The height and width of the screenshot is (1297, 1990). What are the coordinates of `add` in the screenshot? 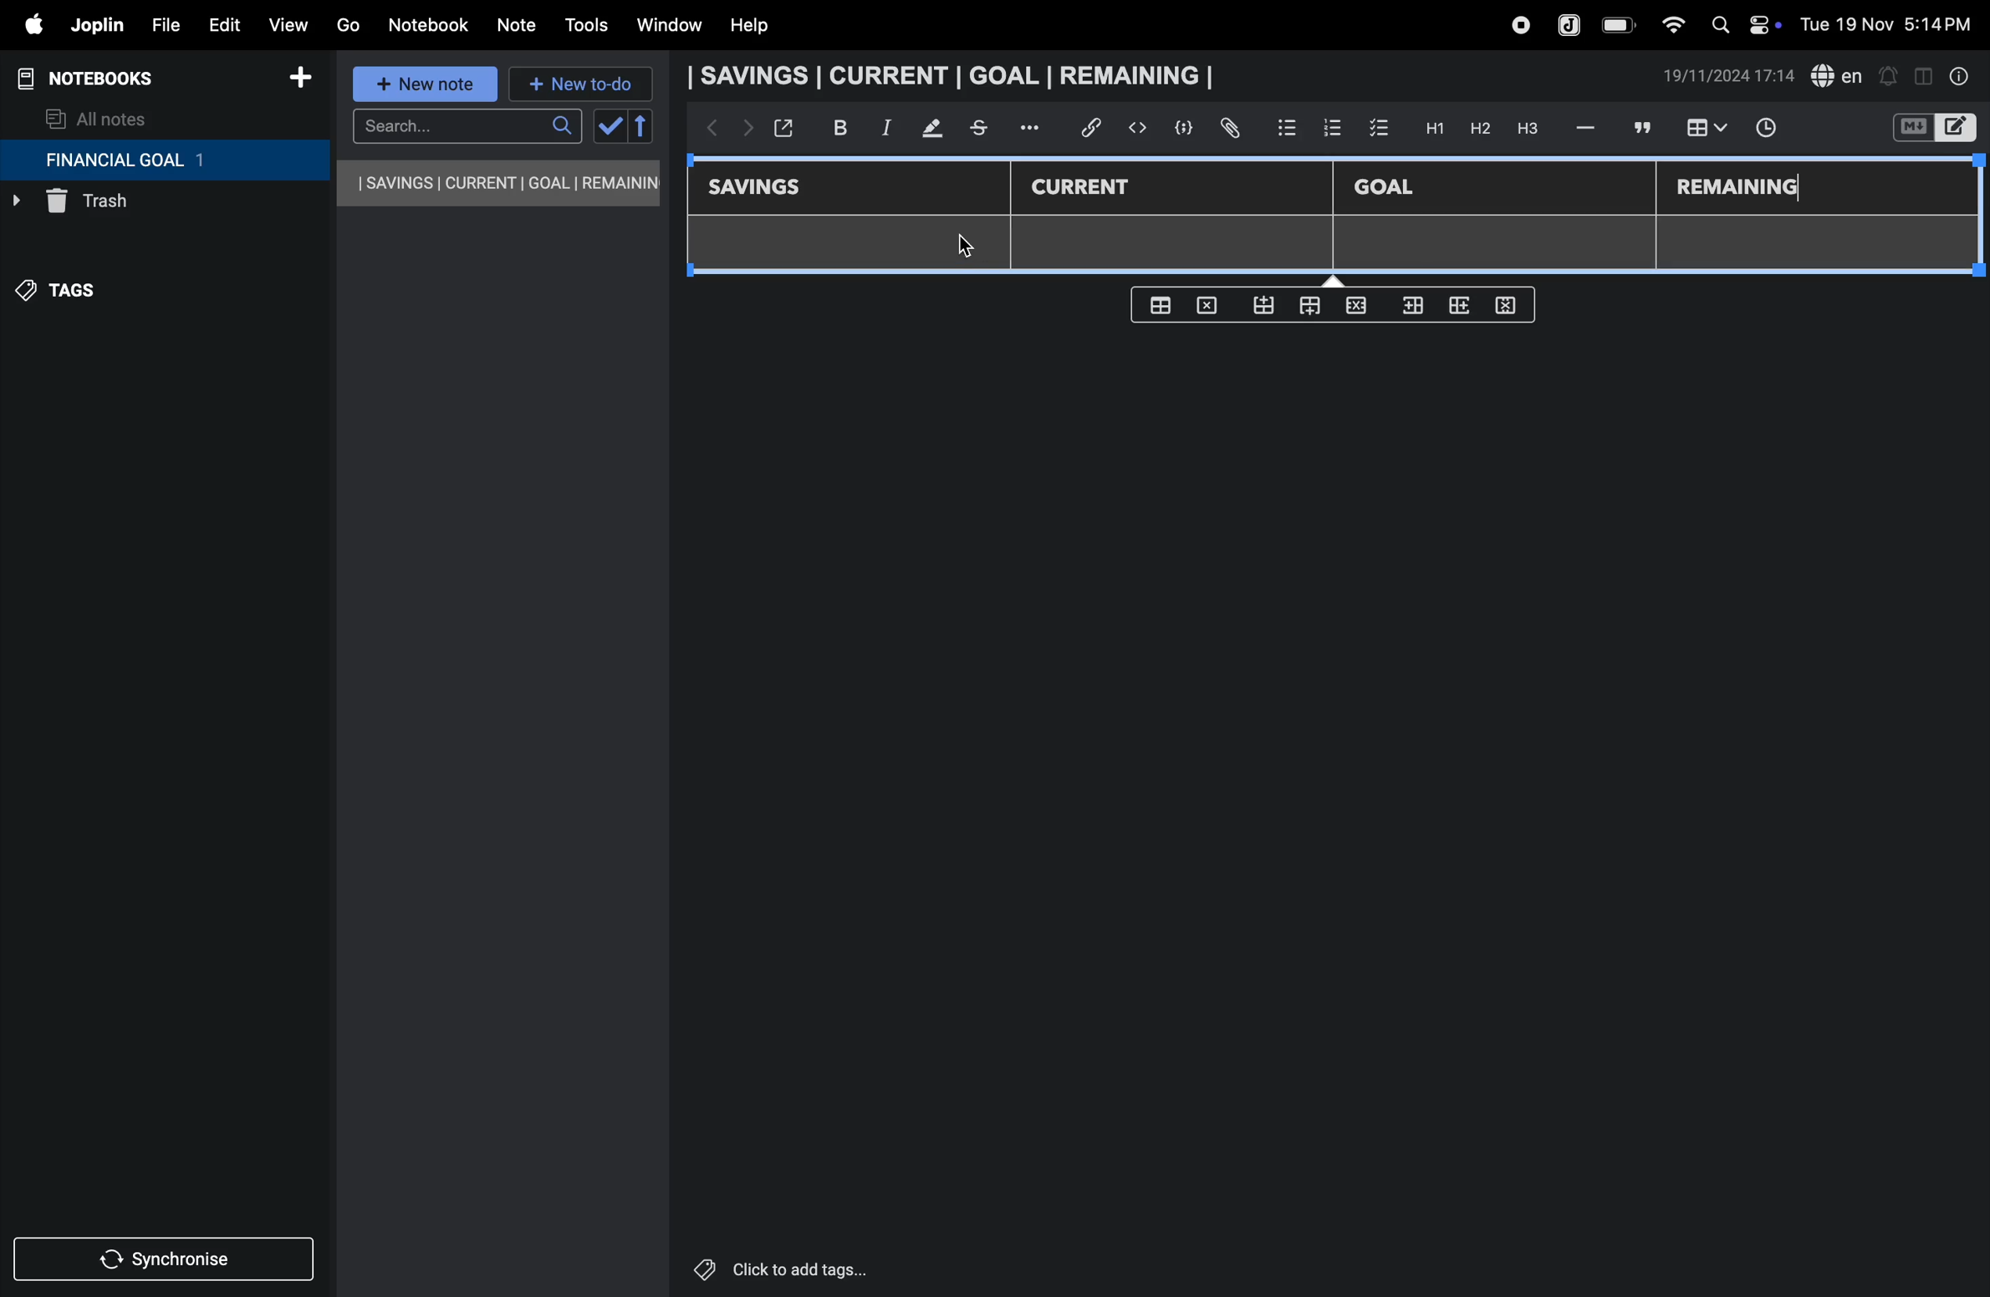 It's located at (300, 80).